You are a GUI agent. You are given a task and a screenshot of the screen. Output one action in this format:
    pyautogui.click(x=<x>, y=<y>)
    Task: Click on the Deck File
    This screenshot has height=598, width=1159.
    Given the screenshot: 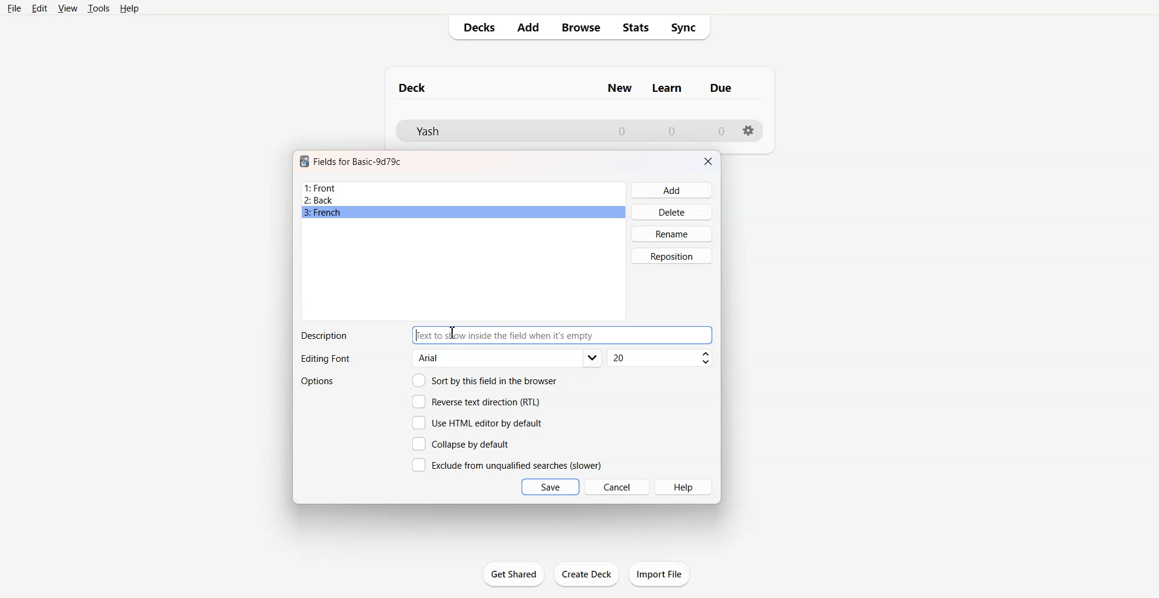 What is the action you would take?
    pyautogui.click(x=495, y=131)
    